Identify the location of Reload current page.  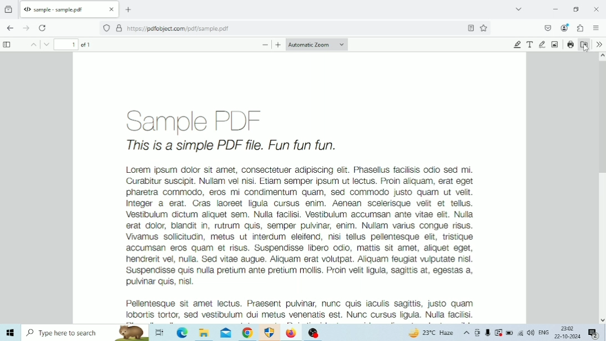
(42, 28).